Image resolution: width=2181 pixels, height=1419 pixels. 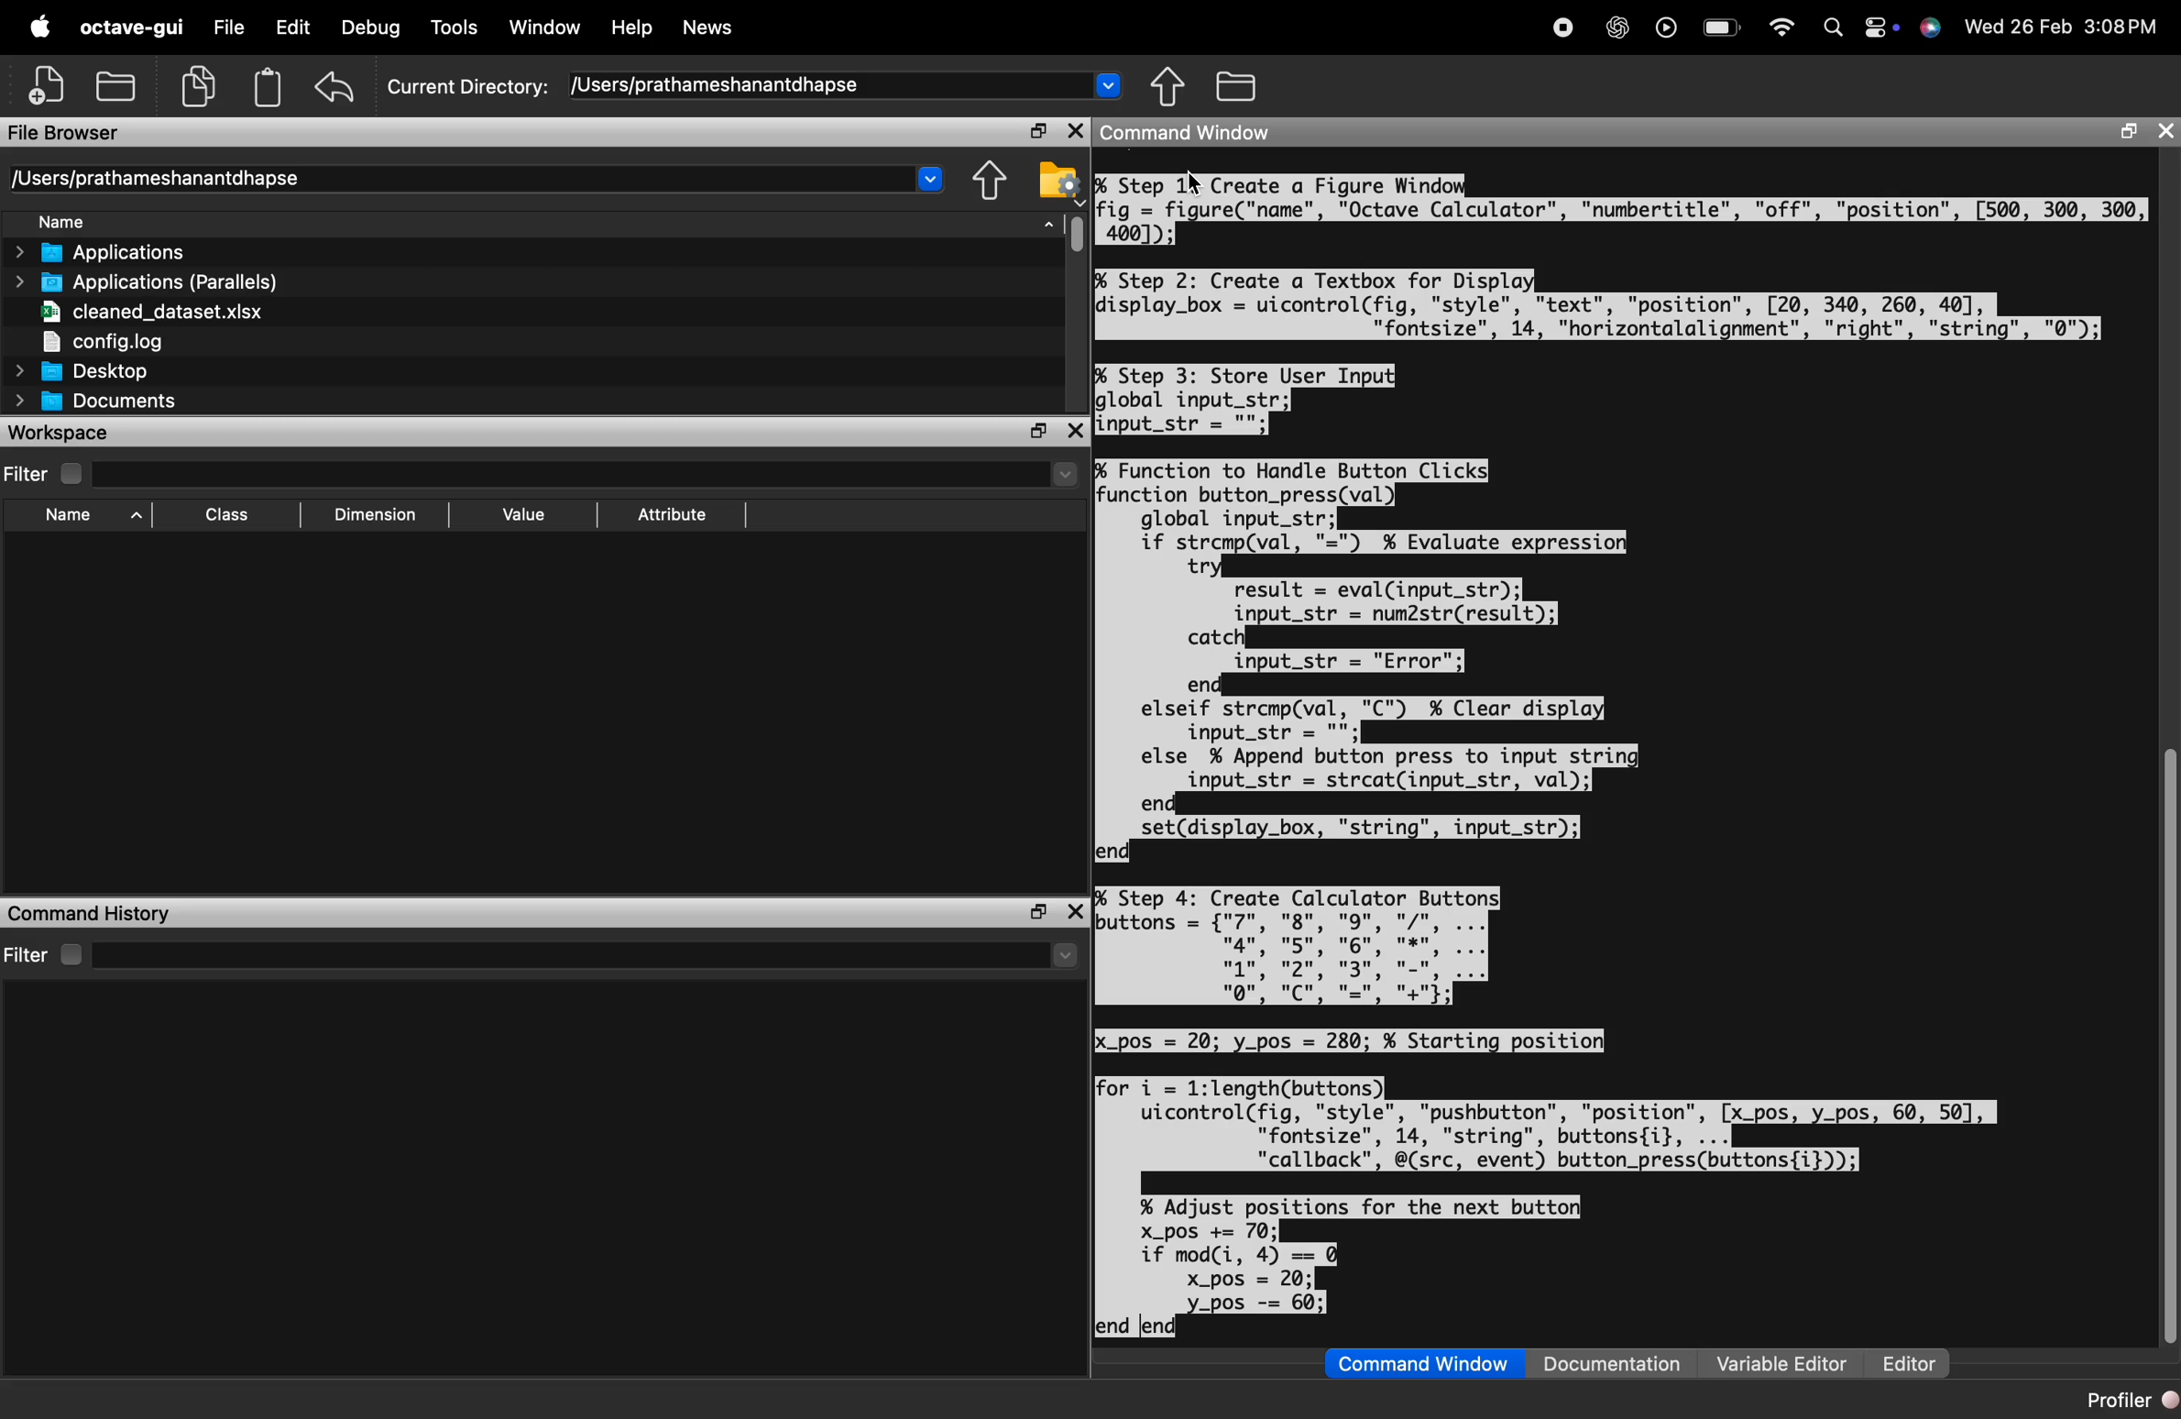 What do you see at coordinates (102, 250) in the screenshot?
I see `Applications` at bounding box center [102, 250].